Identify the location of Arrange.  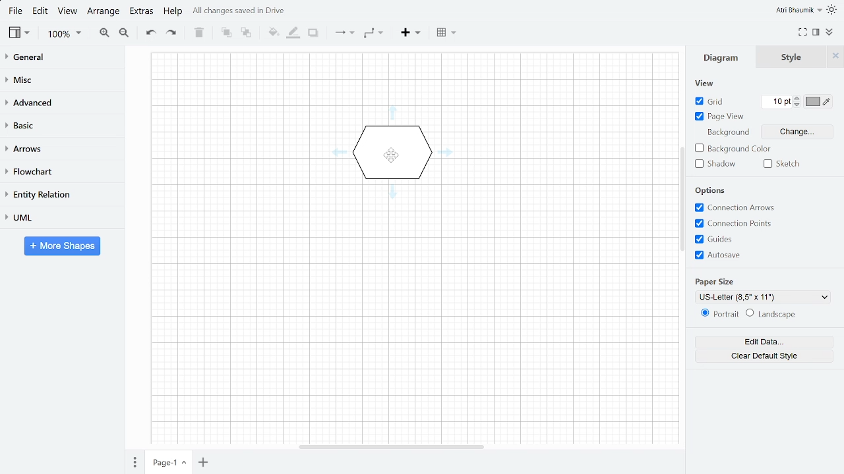
(104, 12).